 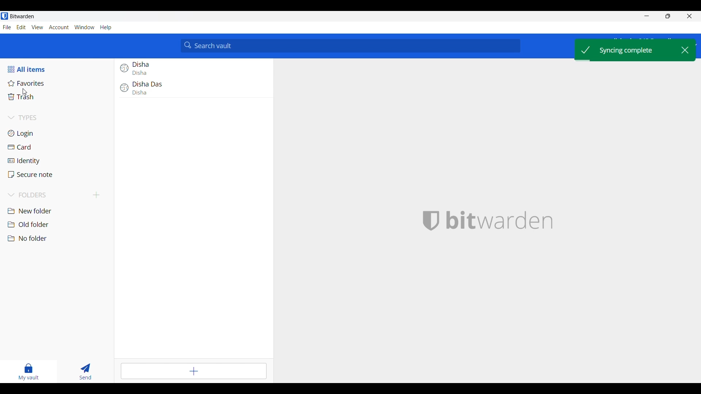 I want to click on Edit menu, so click(x=22, y=27).